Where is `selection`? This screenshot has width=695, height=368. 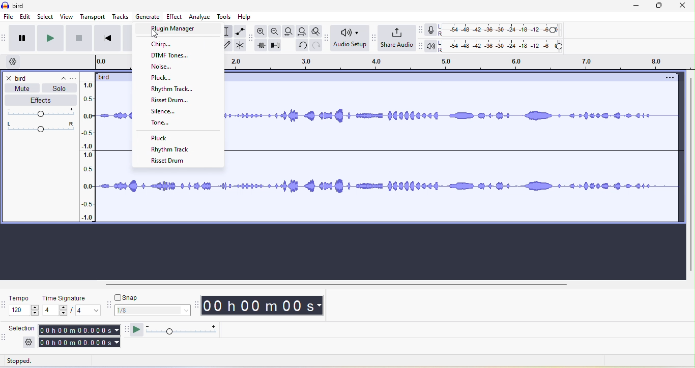
selection is located at coordinates (79, 336).